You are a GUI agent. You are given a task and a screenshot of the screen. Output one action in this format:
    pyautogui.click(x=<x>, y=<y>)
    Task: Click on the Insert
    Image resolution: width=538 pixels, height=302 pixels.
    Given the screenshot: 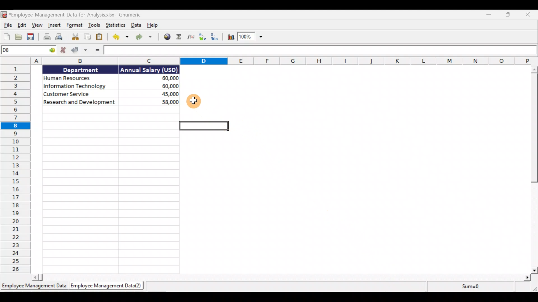 What is the action you would take?
    pyautogui.click(x=55, y=25)
    